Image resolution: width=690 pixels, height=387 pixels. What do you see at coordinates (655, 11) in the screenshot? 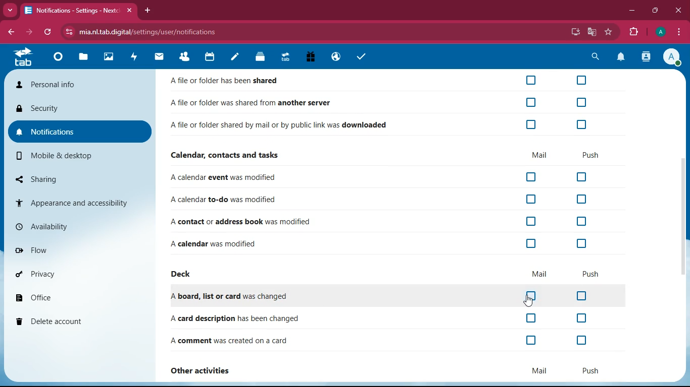
I see `maximize` at bounding box center [655, 11].